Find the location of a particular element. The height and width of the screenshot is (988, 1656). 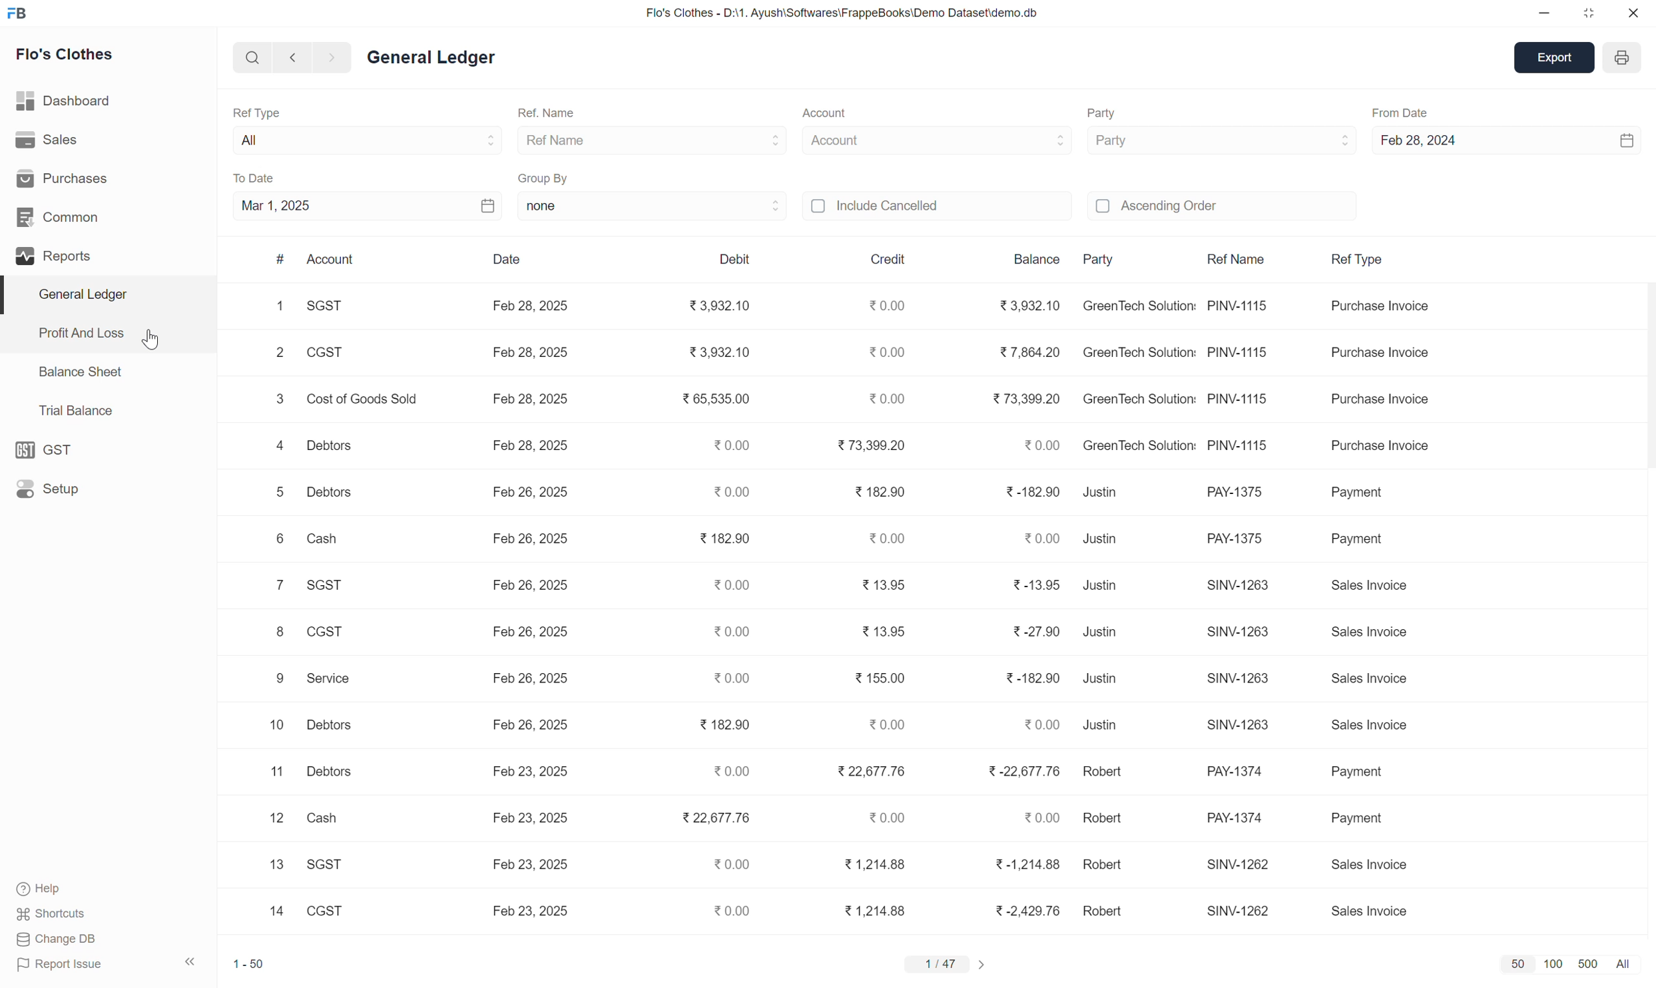

Sales Invoice is located at coordinates (1367, 631).